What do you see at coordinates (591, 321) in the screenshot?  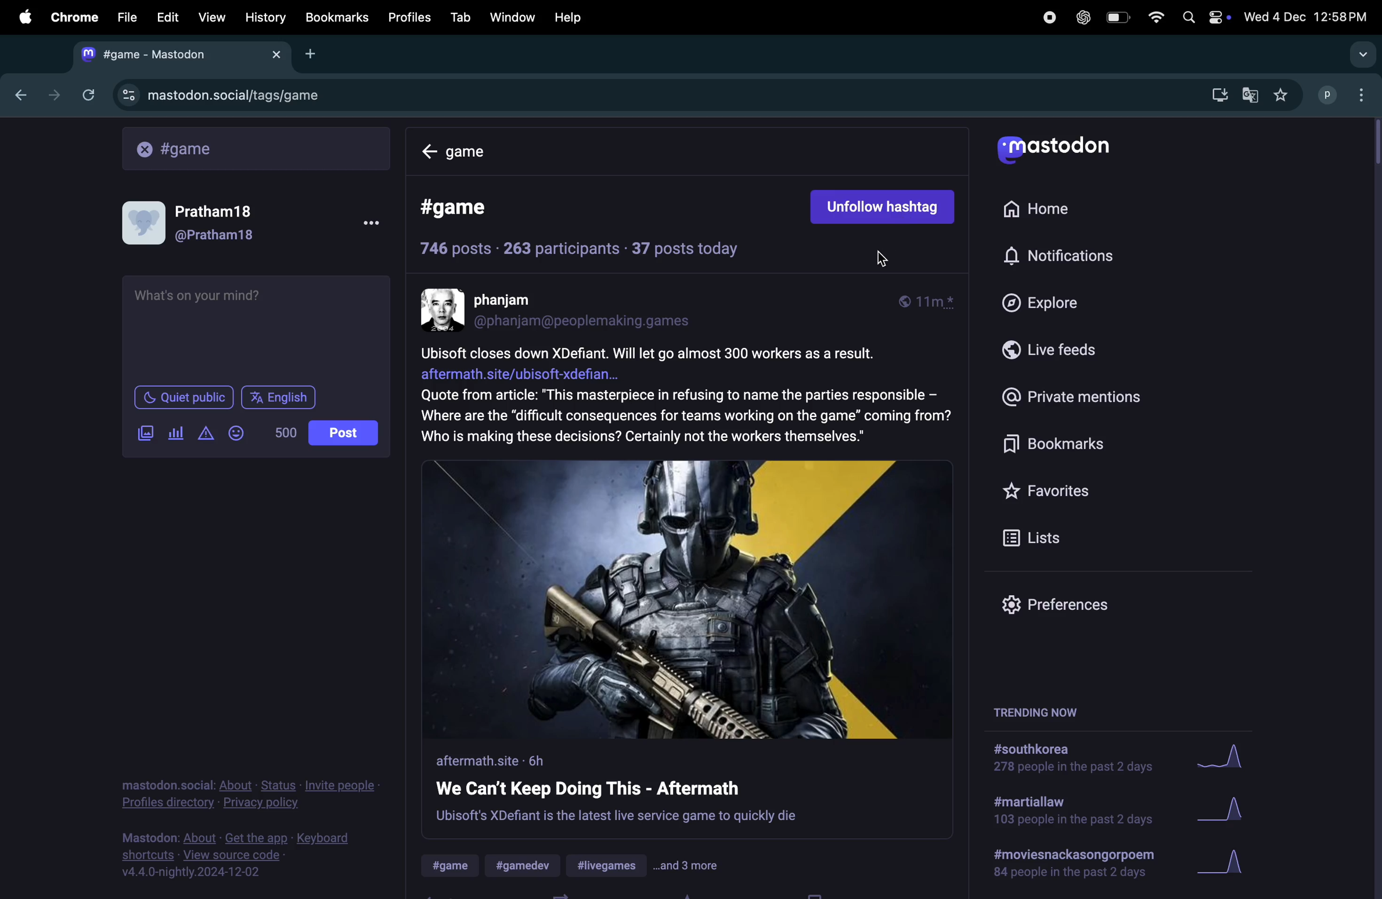 I see `userid` at bounding box center [591, 321].